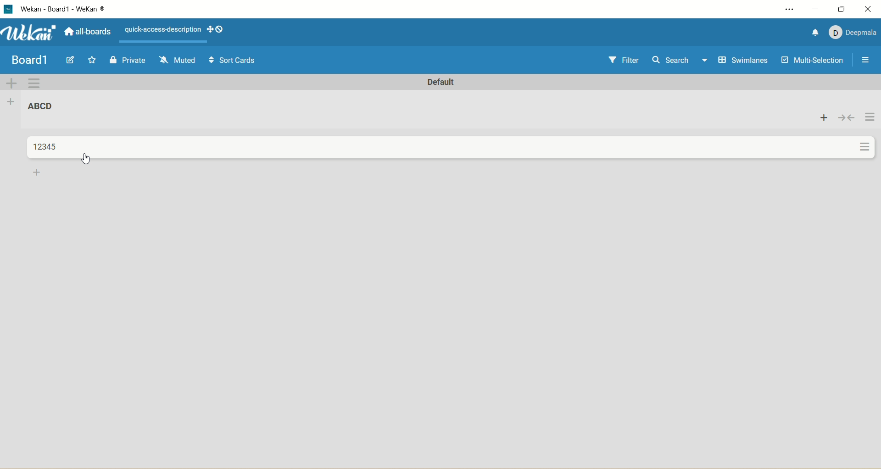 Image resolution: width=881 pixels, height=469 pixels. What do you see at coordinates (10, 83) in the screenshot?
I see `add swimlane` at bounding box center [10, 83].